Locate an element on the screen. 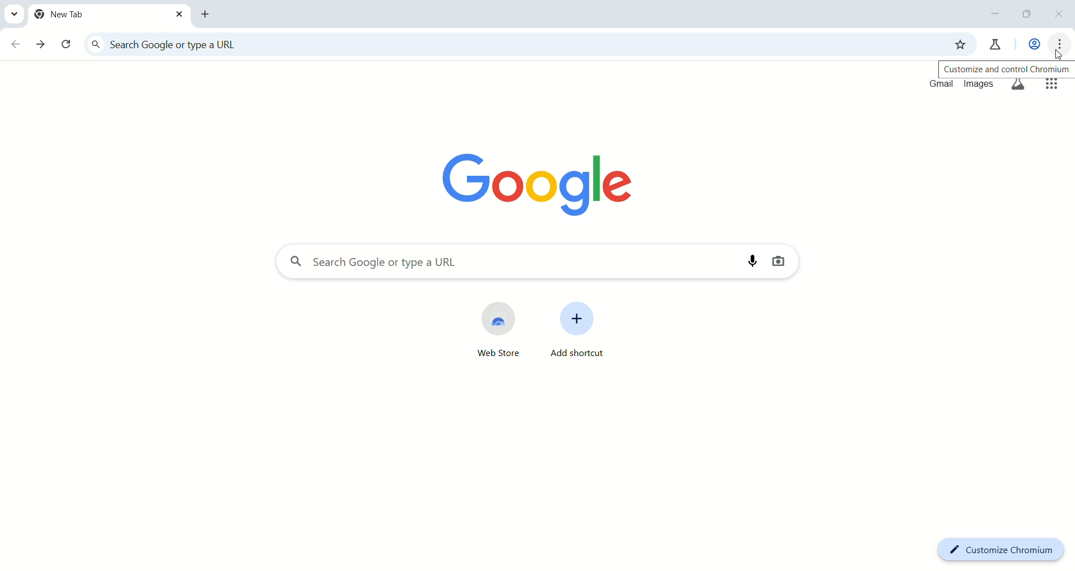  search labs is located at coordinates (1019, 85).